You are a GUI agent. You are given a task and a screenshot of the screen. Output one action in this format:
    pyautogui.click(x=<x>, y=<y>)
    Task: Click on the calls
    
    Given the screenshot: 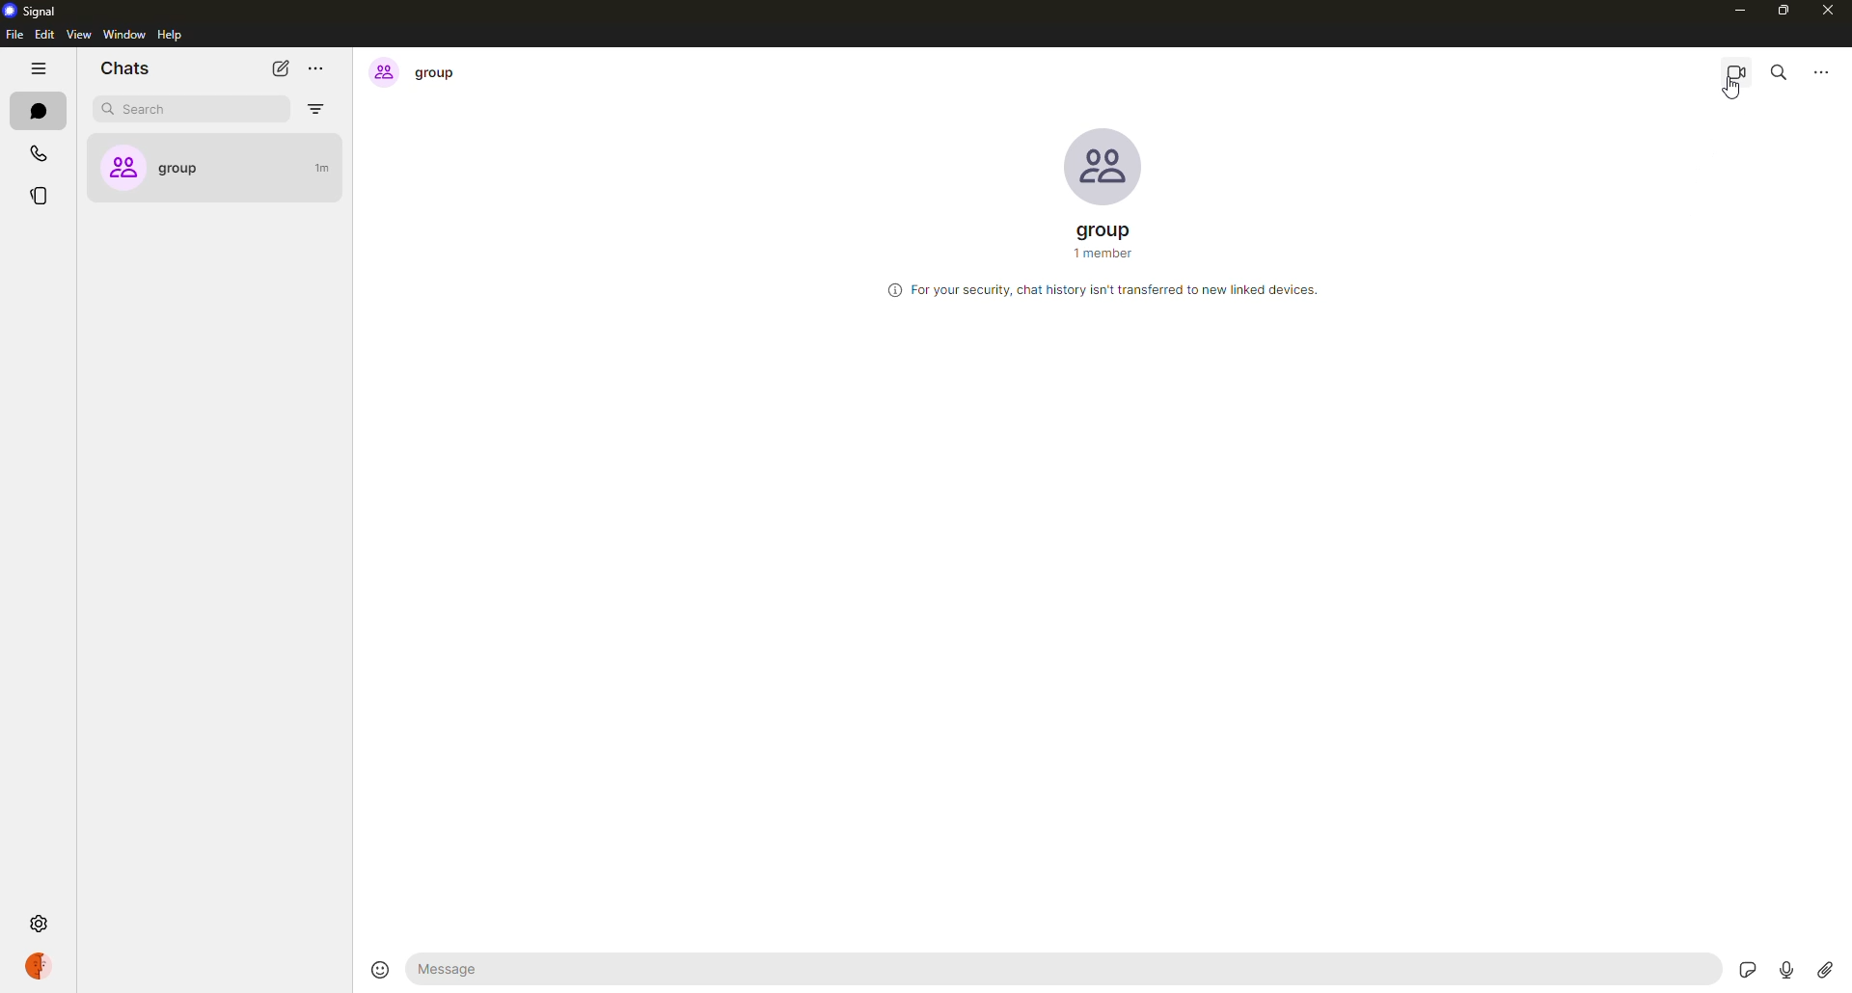 What is the action you would take?
    pyautogui.click(x=38, y=152)
    